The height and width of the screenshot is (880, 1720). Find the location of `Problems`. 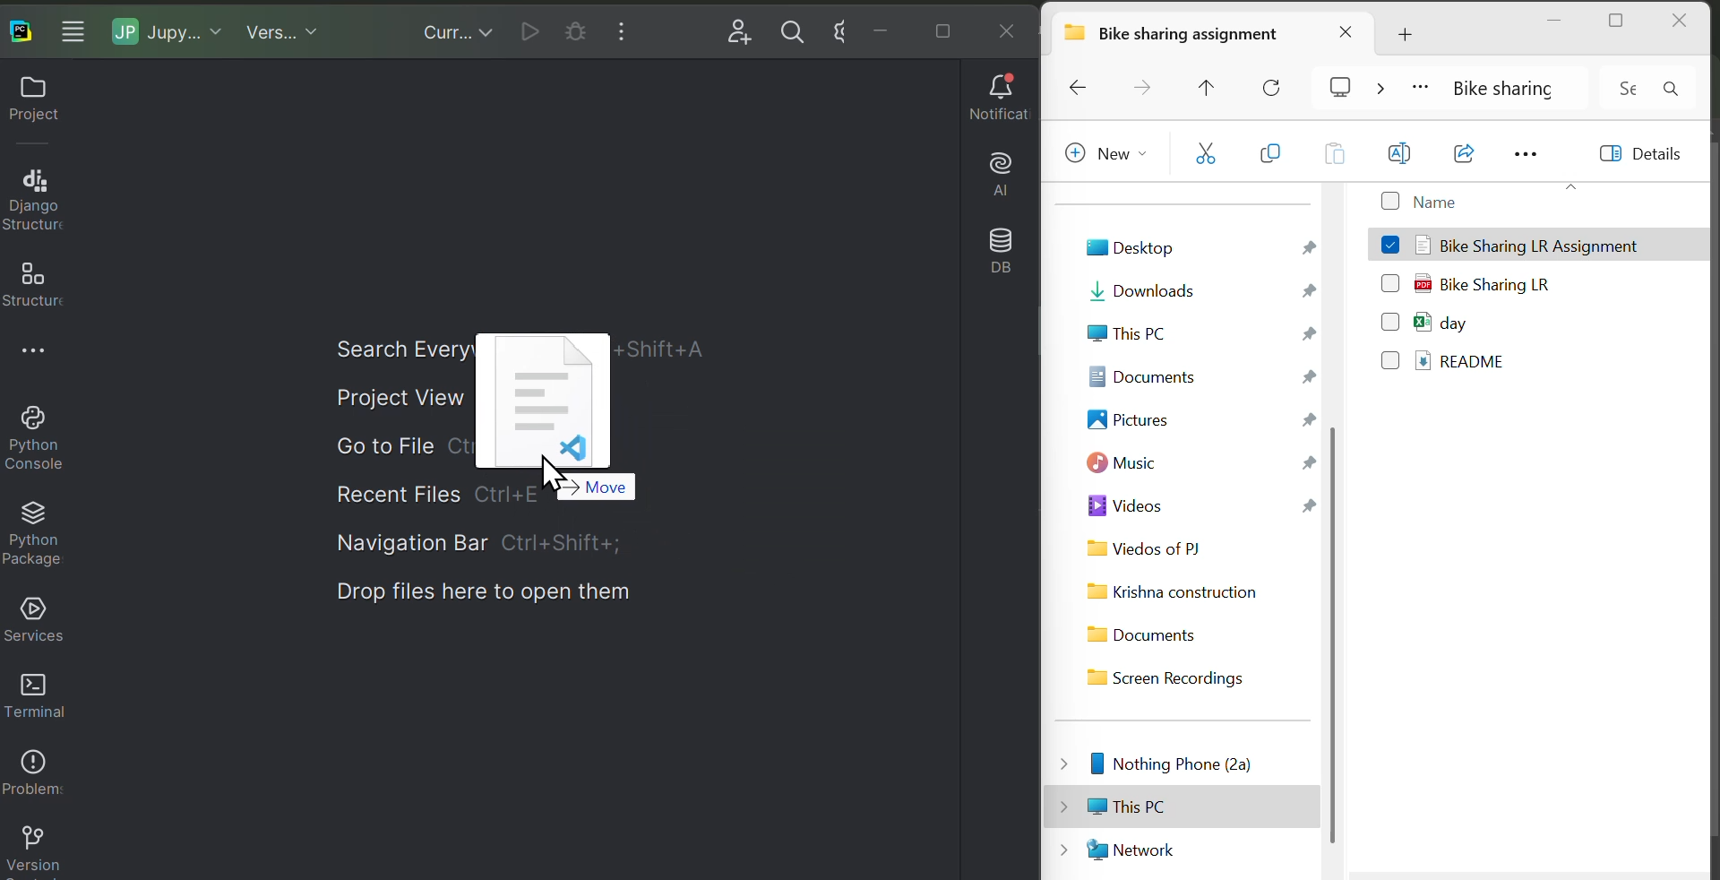

Problems is located at coordinates (34, 781).